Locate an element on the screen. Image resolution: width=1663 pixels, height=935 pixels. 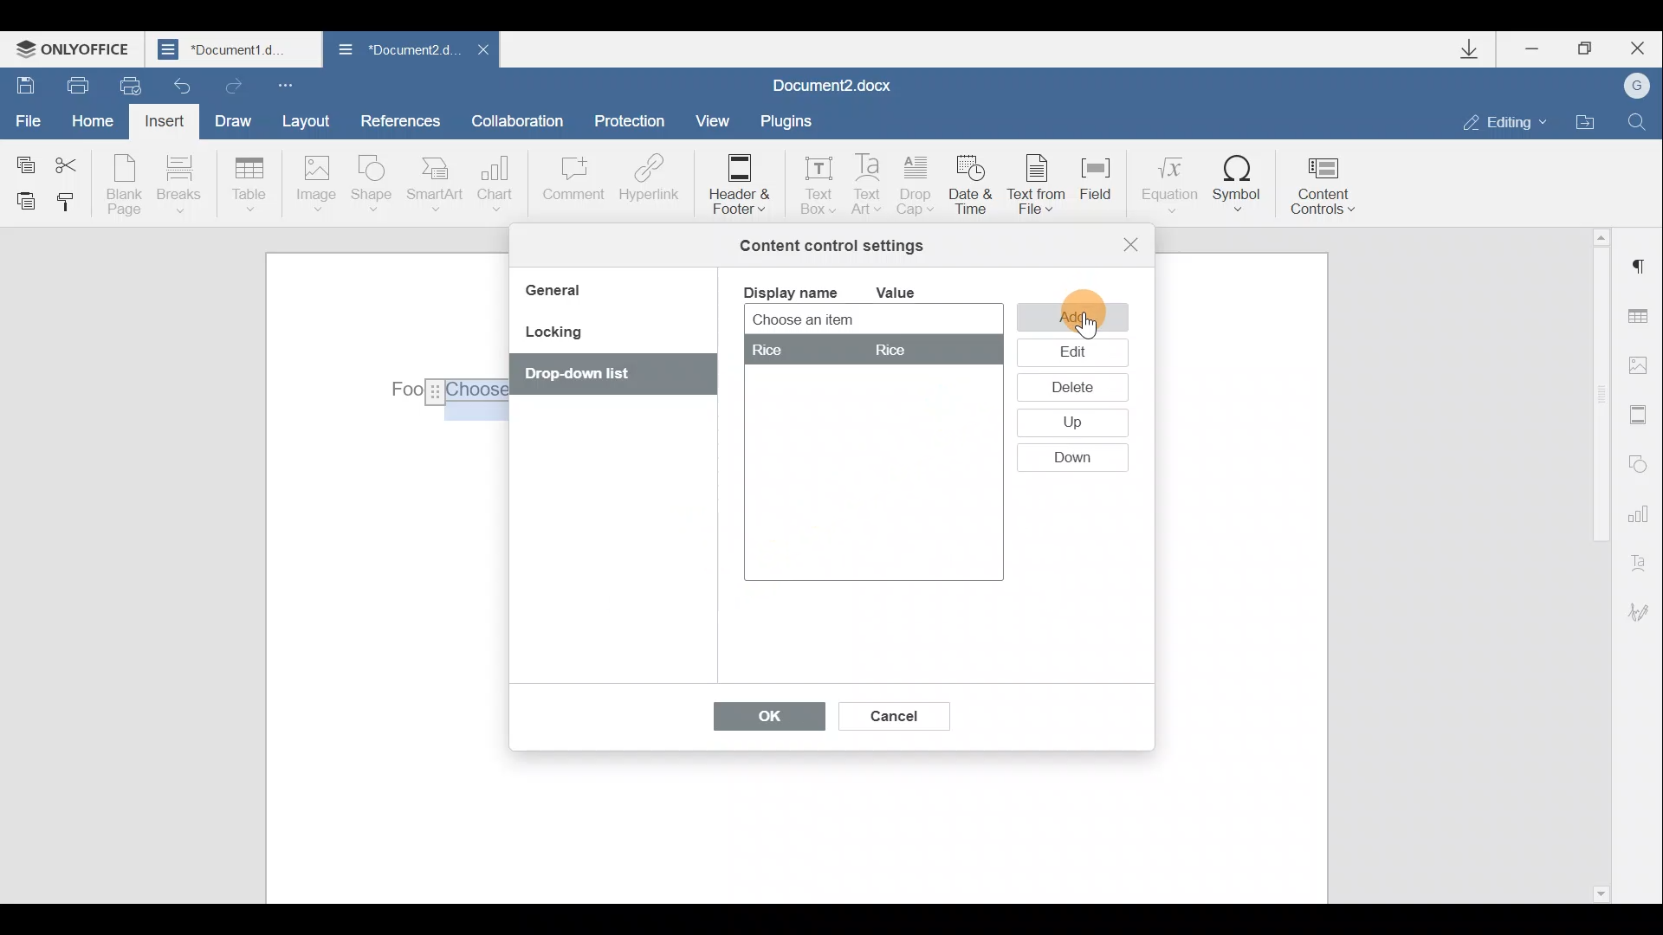
Collaboration is located at coordinates (524, 120).